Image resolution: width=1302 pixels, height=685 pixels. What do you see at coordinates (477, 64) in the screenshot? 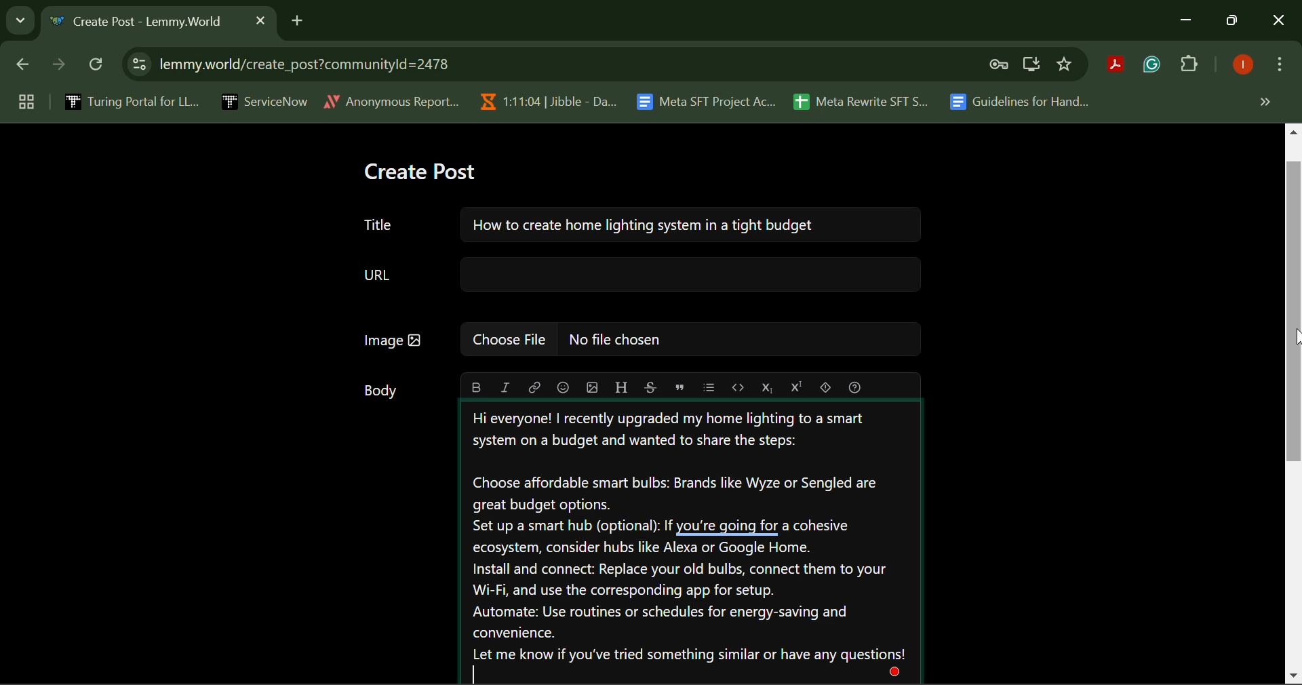
I see `Website Address` at bounding box center [477, 64].